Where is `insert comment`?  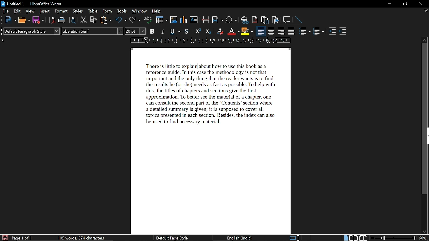
insert comment is located at coordinates (287, 20).